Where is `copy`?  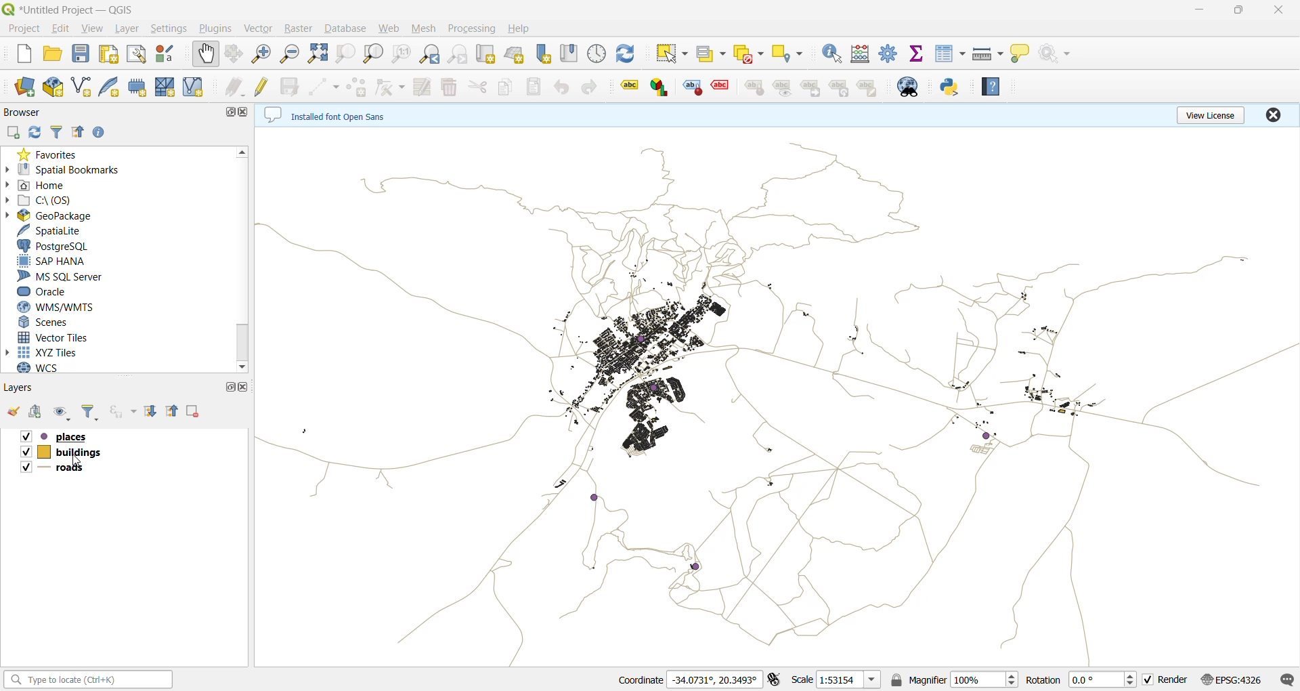 copy is located at coordinates (506, 86).